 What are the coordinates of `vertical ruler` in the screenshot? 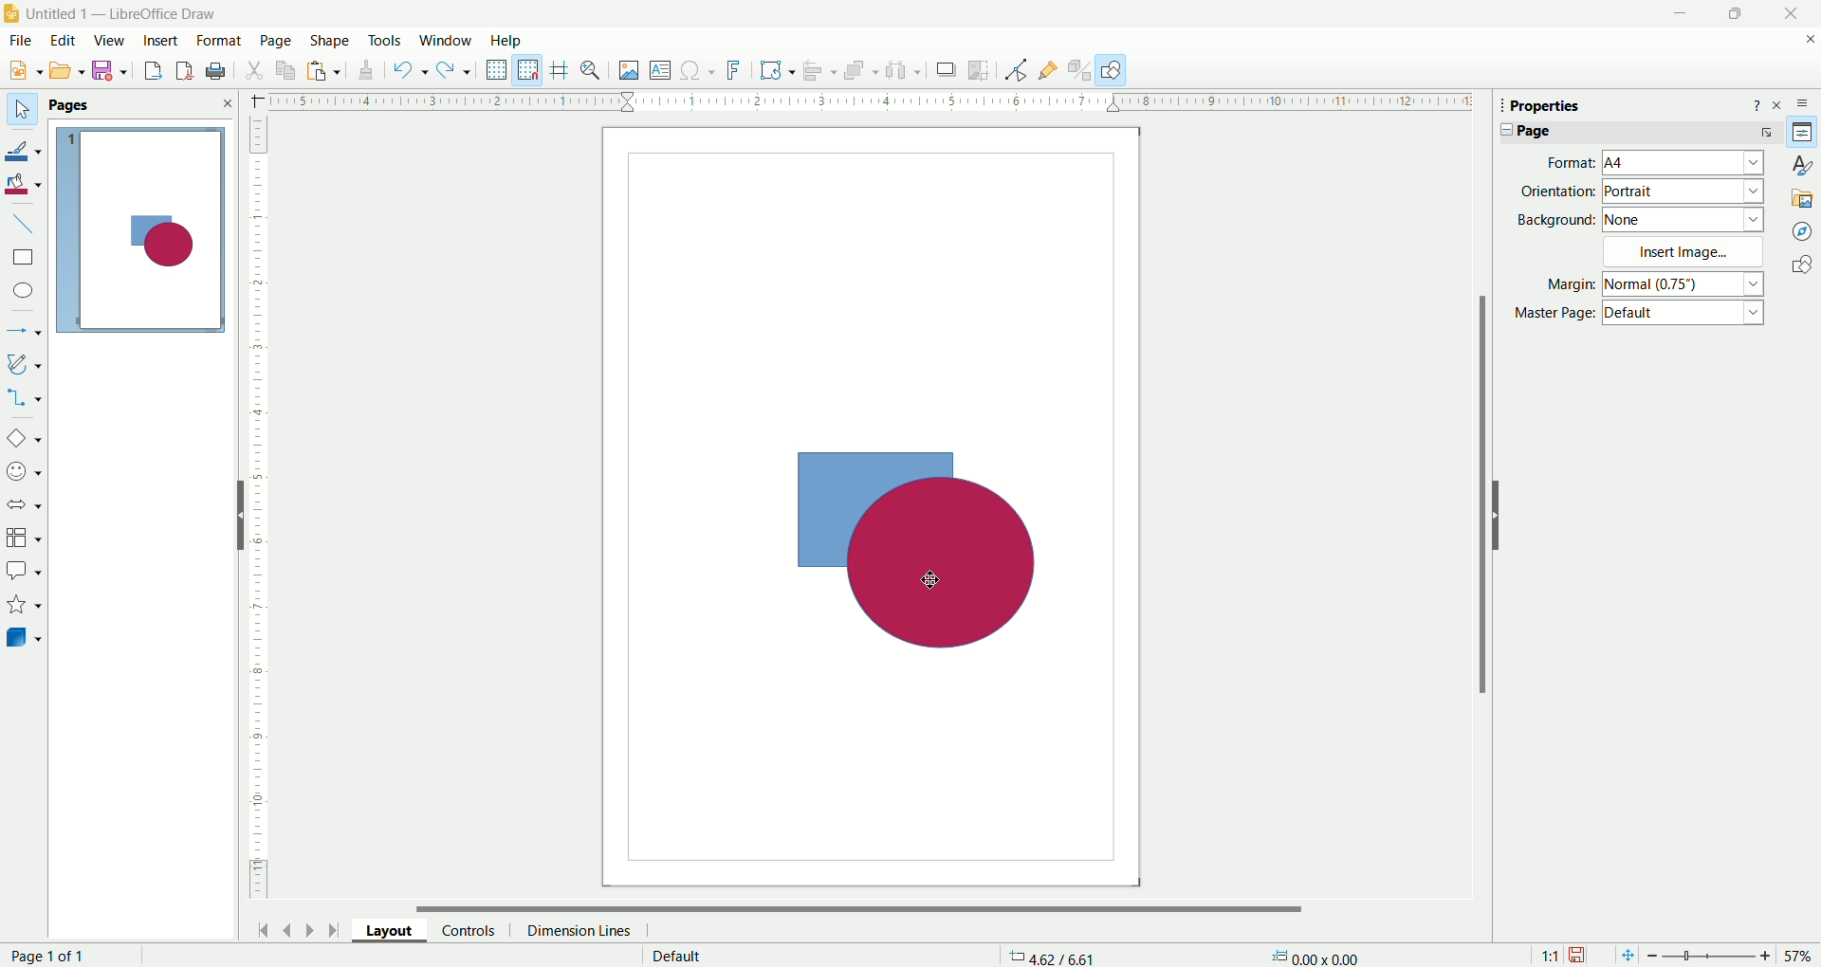 It's located at (258, 509).